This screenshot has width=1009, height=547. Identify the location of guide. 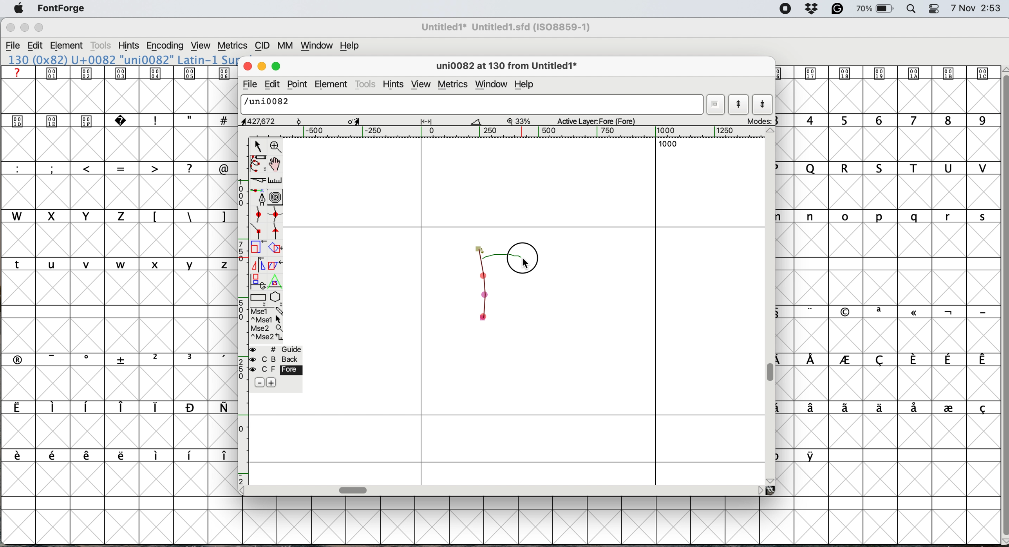
(278, 349).